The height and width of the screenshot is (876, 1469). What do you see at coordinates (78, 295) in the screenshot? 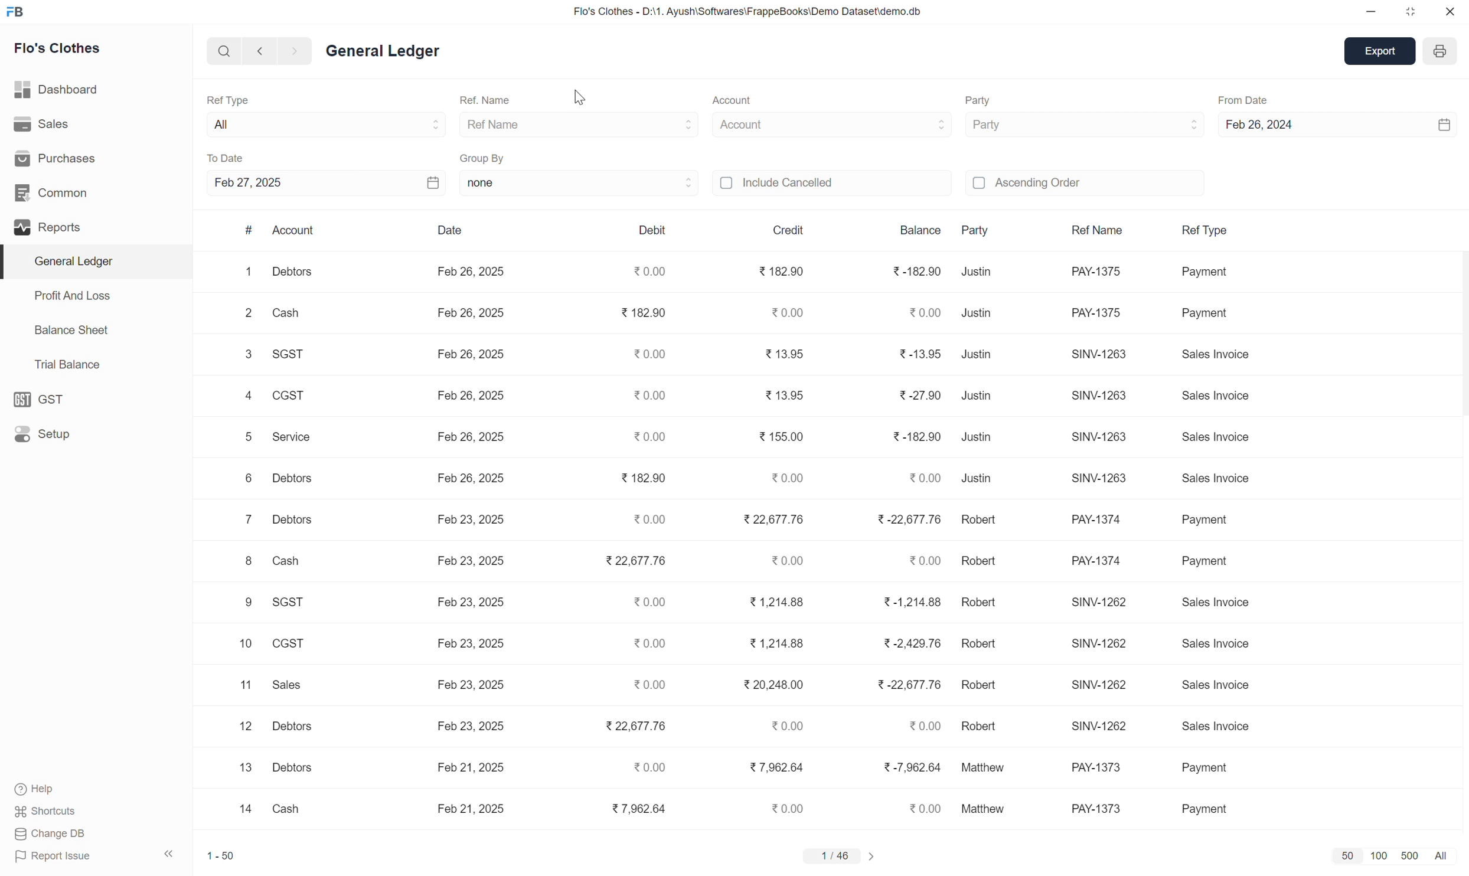
I see `profit and loss` at bounding box center [78, 295].